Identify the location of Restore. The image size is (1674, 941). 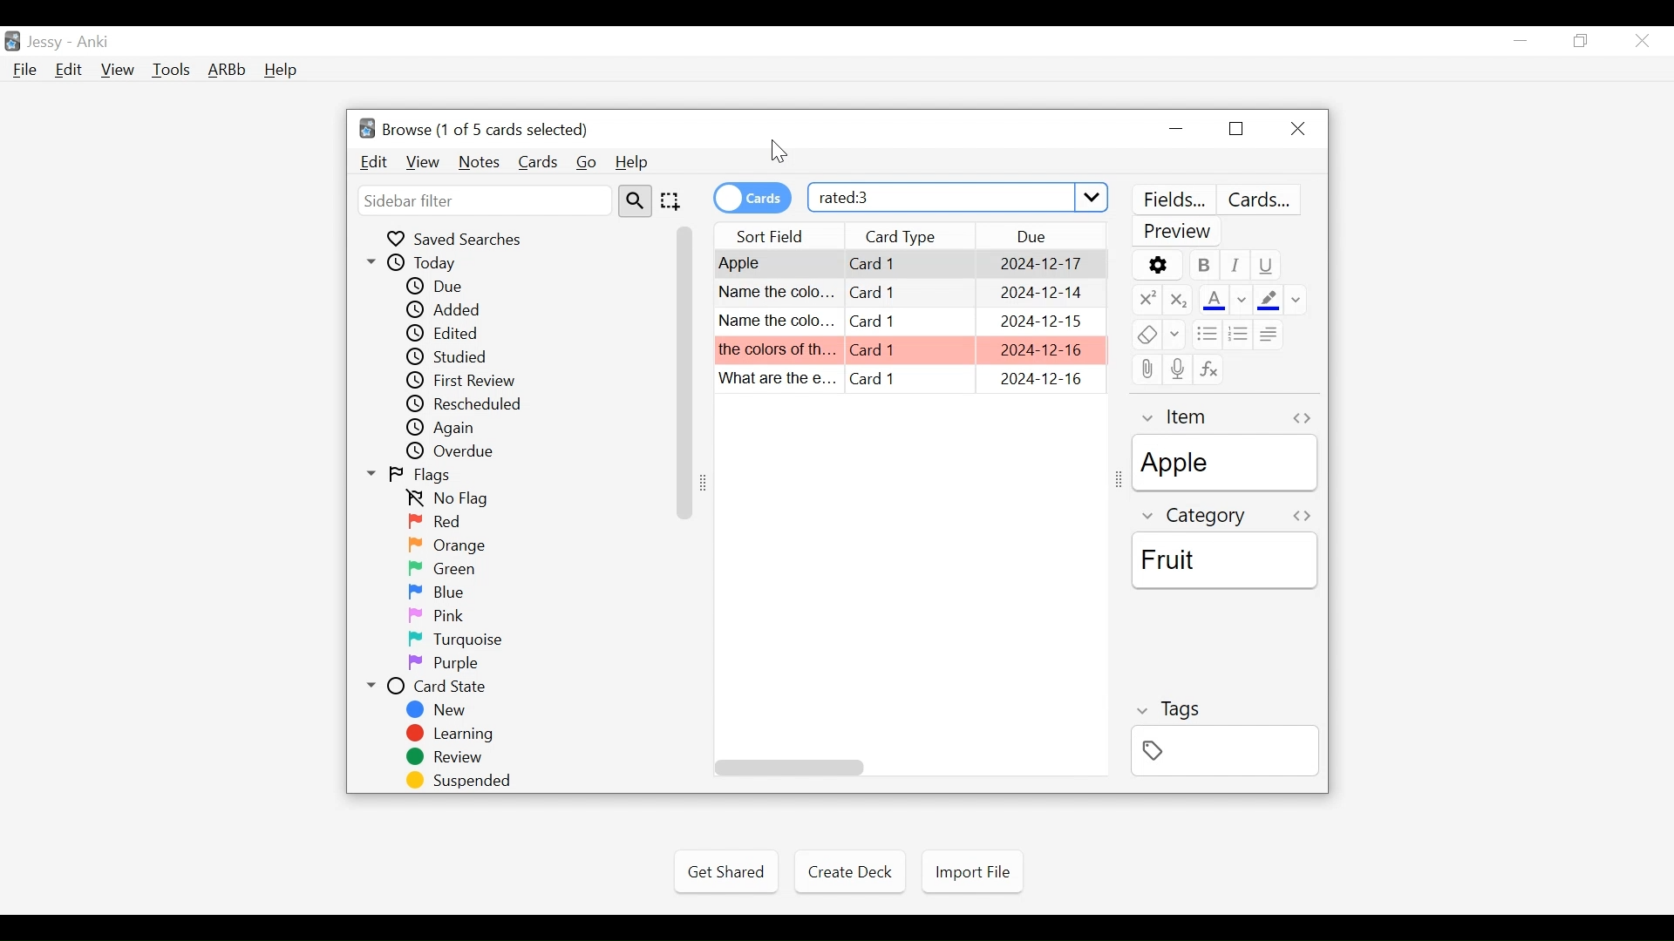
(1236, 131).